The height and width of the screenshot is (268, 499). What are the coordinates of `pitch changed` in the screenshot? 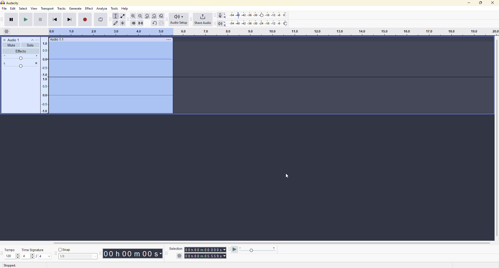 It's located at (107, 79).